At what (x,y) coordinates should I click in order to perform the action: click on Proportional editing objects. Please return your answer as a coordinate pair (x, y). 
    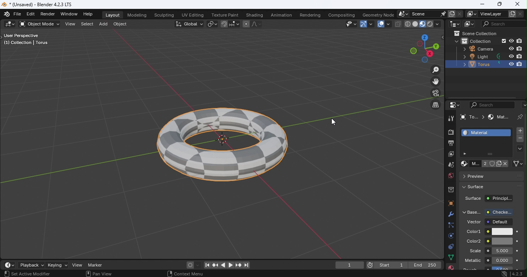
    Looking at the image, I should click on (246, 24).